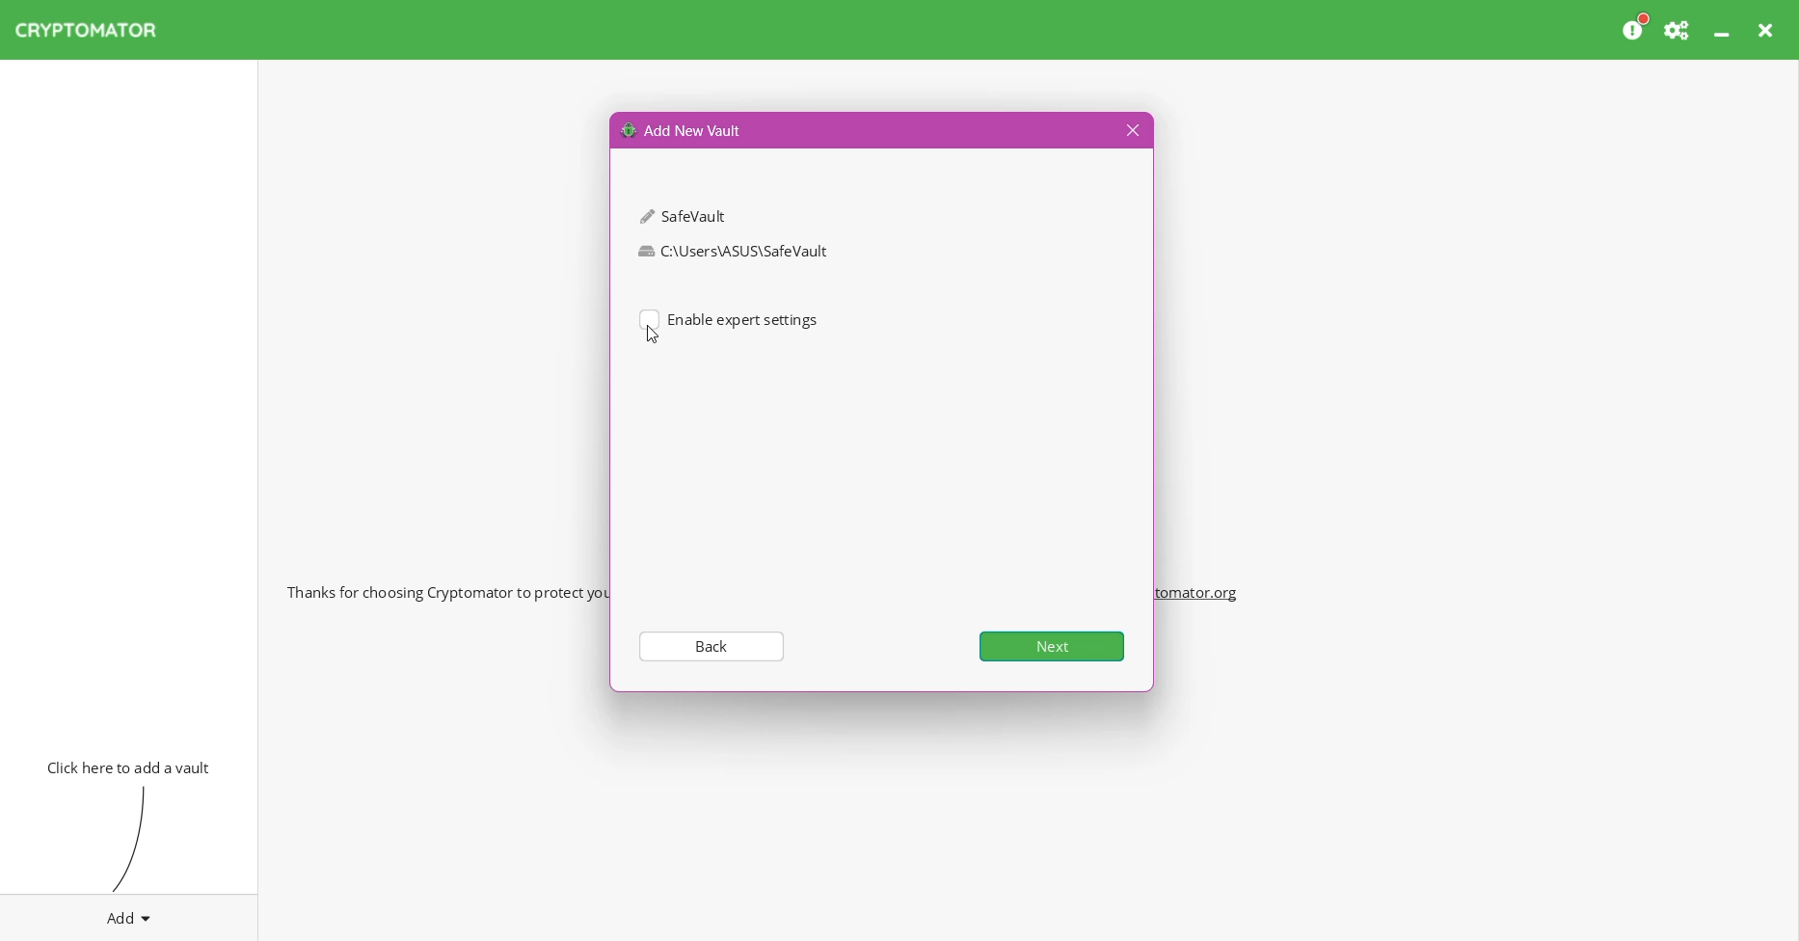 The image size is (1799, 941). Describe the element at coordinates (683, 129) in the screenshot. I see `Add New Vault` at that location.